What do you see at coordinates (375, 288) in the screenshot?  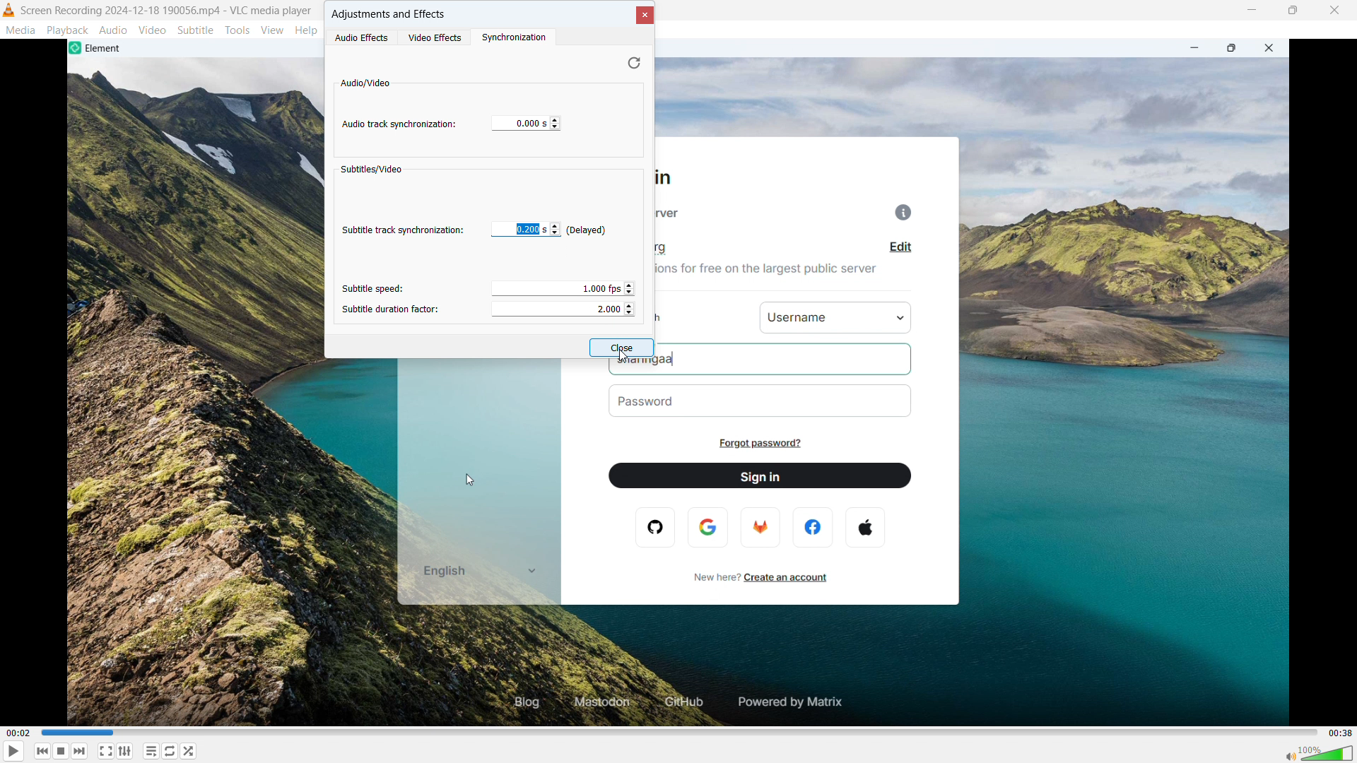 I see `subtitle speed` at bounding box center [375, 288].